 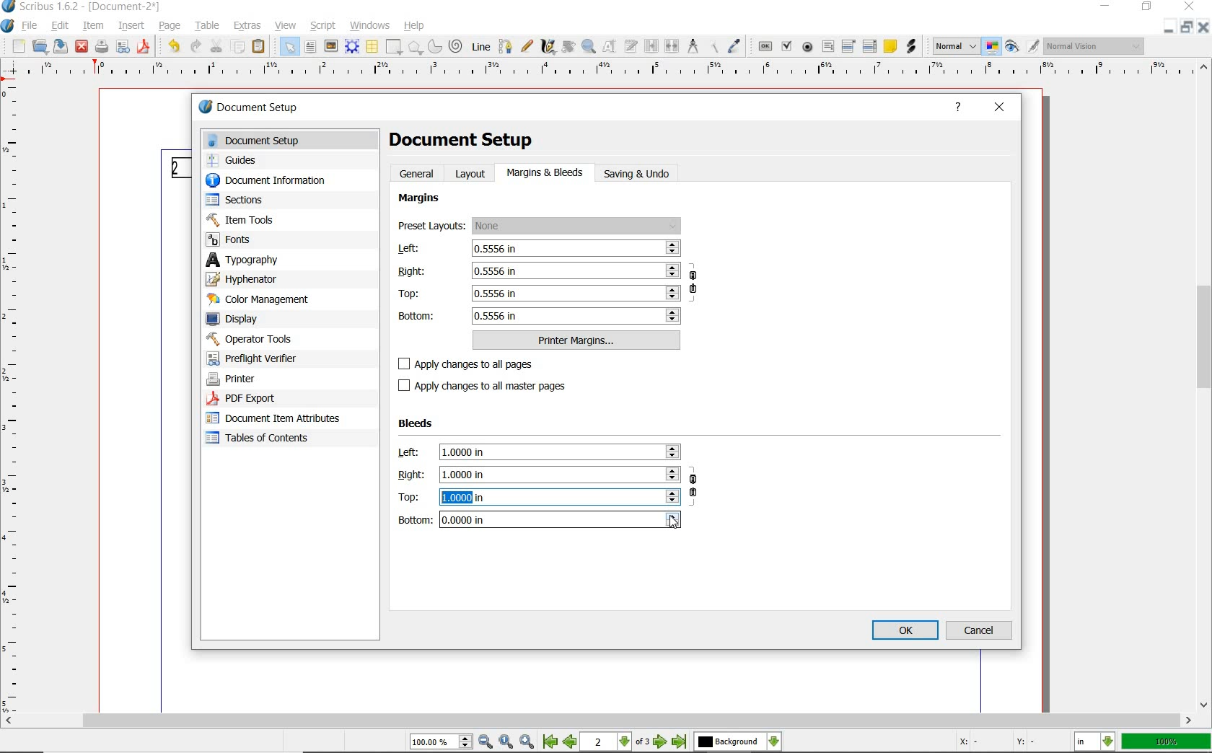 I want to click on pdf export, so click(x=258, y=399).